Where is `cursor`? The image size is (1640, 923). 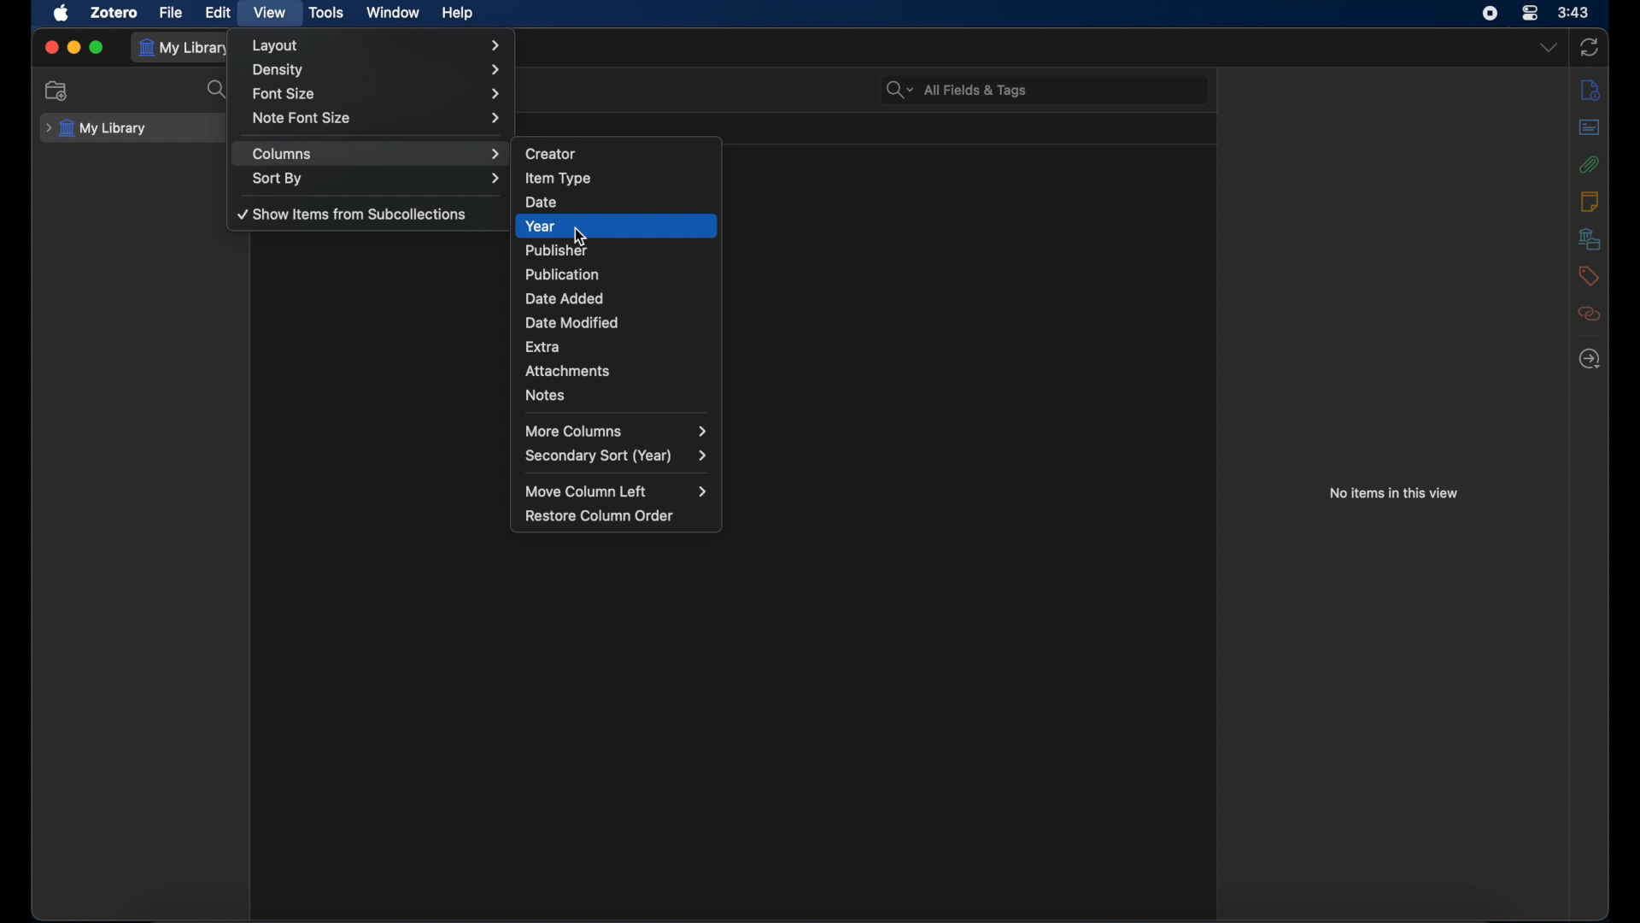 cursor is located at coordinates (580, 237).